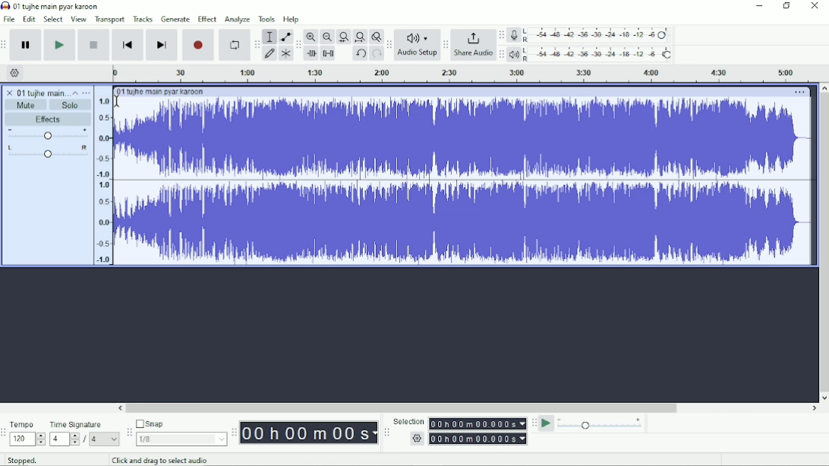  I want to click on Selection tool, so click(270, 36).